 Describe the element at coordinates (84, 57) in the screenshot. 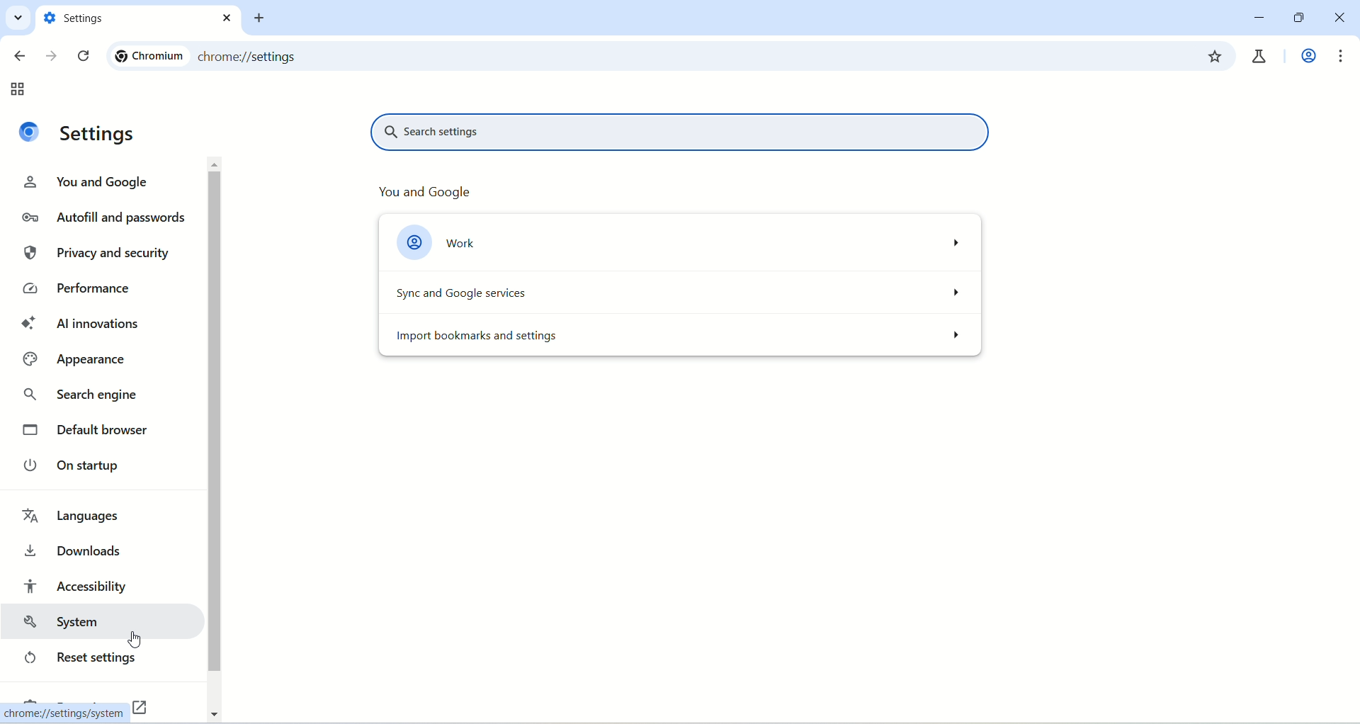

I see `reload` at that location.